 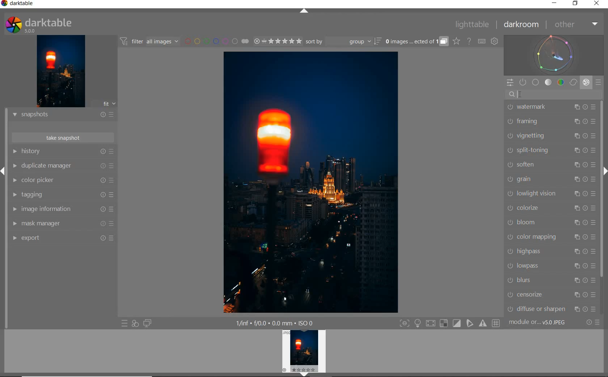 What do you see at coordinates (602, 190) in the screenshot?
I see `SCROLLBAR` at bounding box center [602, 190].